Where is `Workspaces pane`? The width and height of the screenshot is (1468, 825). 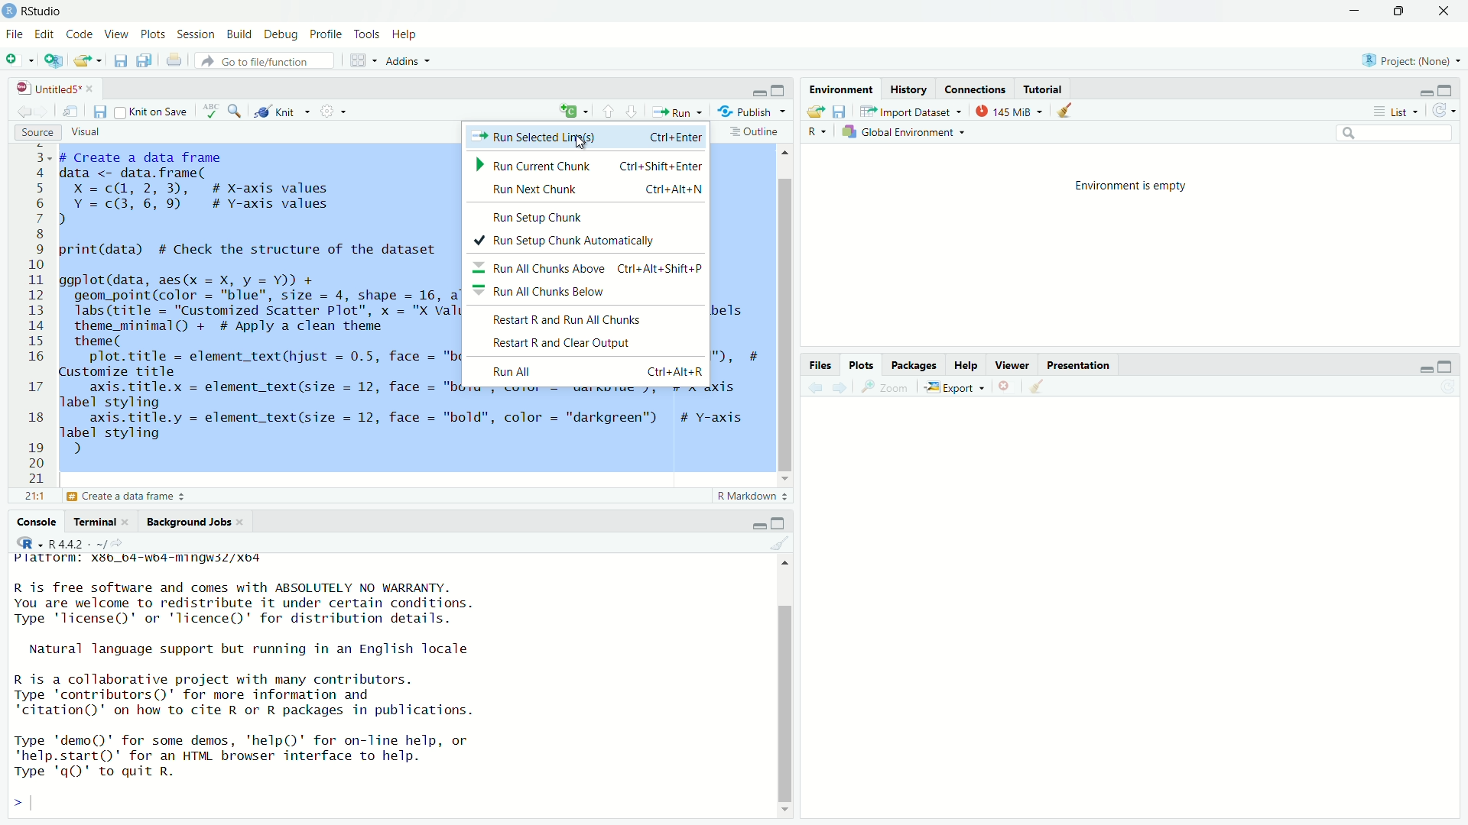 Workspaces pane is located at coordinates (364, 60).